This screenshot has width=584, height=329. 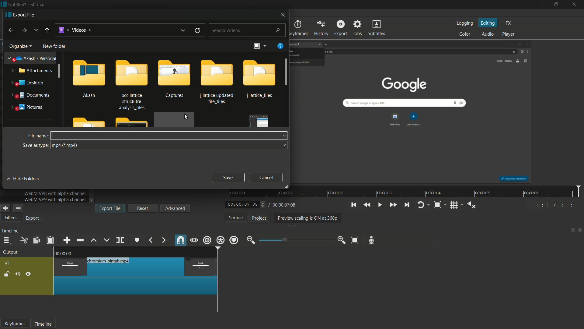 I want to click on change layout, so click(x=571, y=232).